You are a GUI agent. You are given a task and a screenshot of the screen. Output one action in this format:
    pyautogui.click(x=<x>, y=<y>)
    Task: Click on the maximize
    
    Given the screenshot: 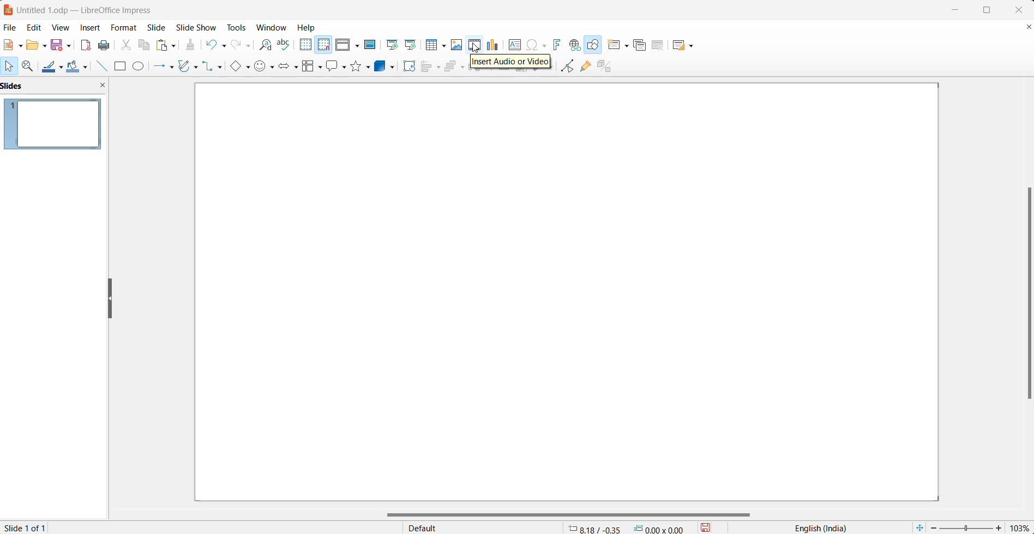 What is the action you would take?
    pyautogui.click(x=990, y=11)
    